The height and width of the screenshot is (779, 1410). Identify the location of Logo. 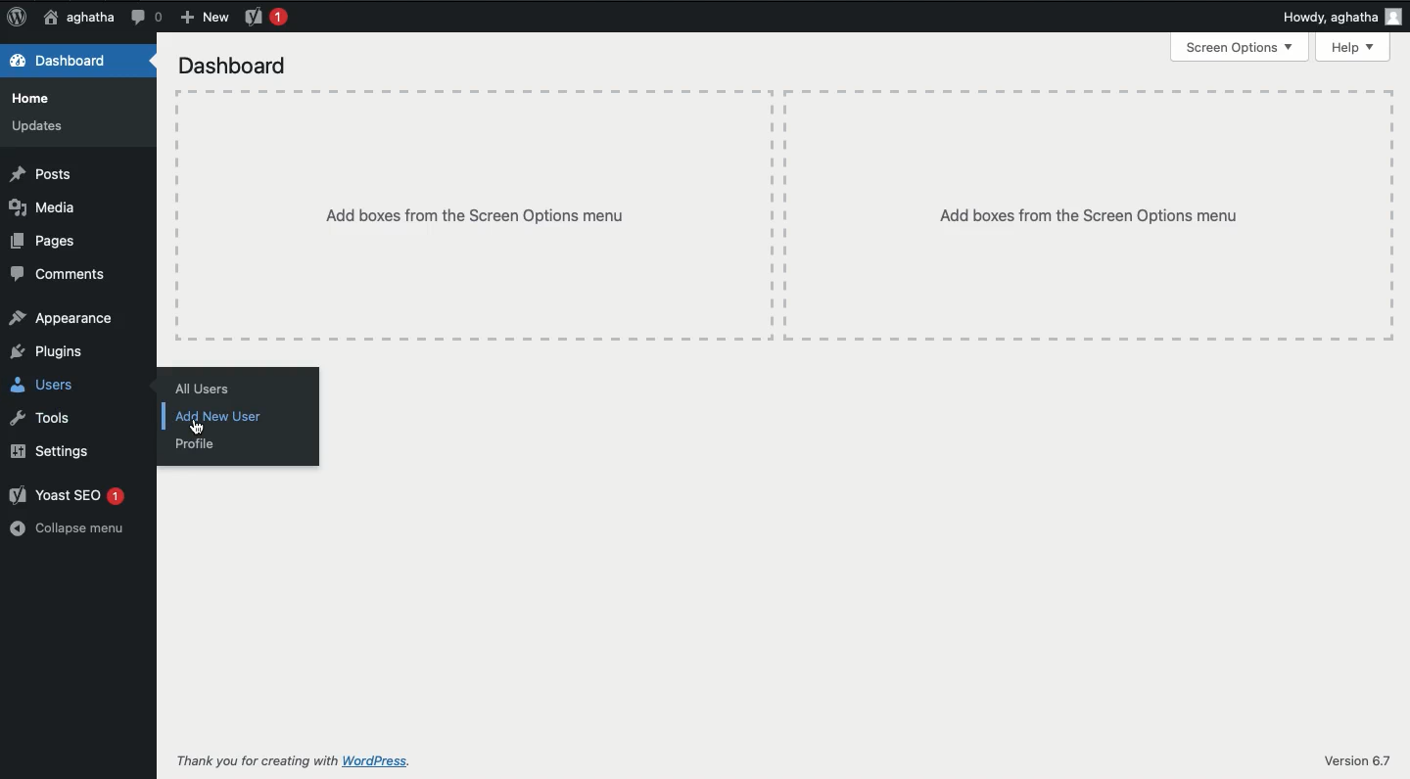
(17, 18).